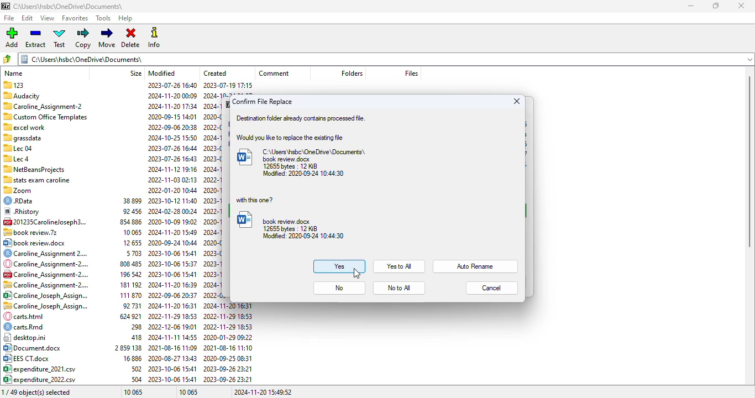 The image size is (755, 398). What do you see at coordinates (749, 161) in the screenshot?
I see `vertical scroll bar` at bounding box center [749, 161].